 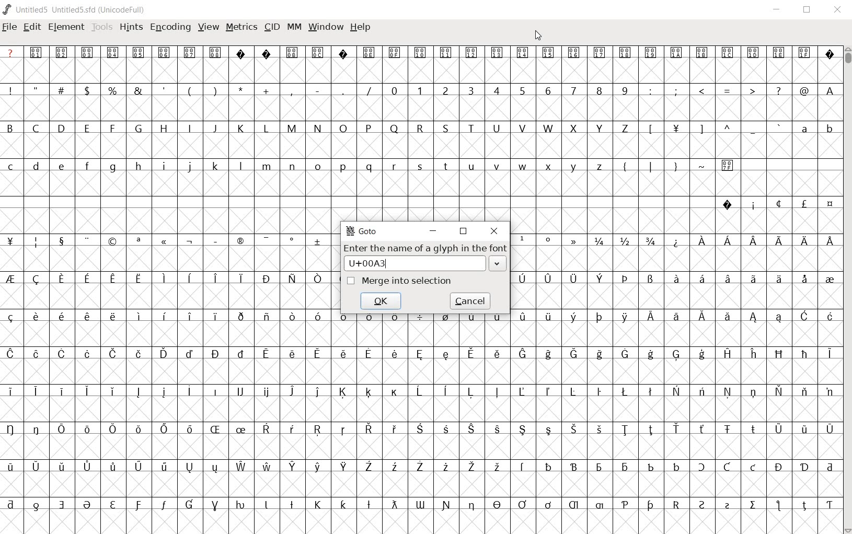 I want to click on Symbol, so click(x=675, y=130).